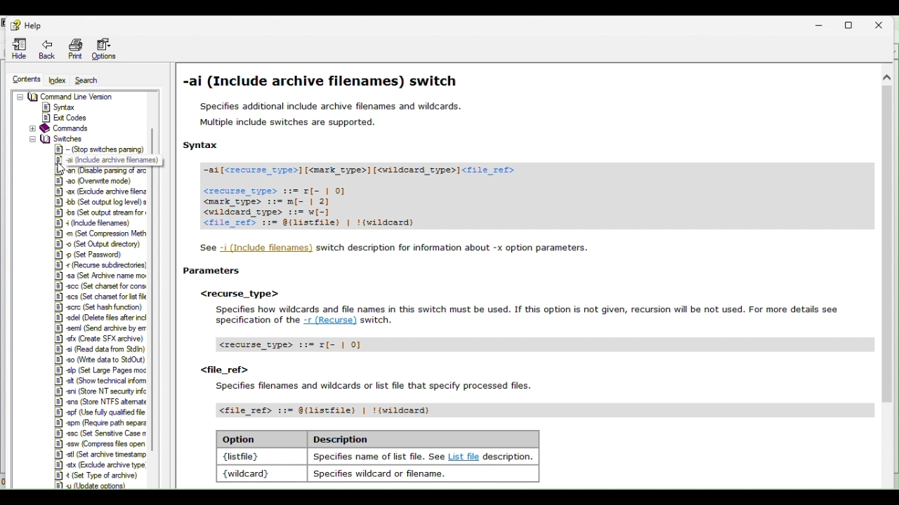  Describe the element at coordinates (886, 23) in the screenshot. I see `Close` at that location.